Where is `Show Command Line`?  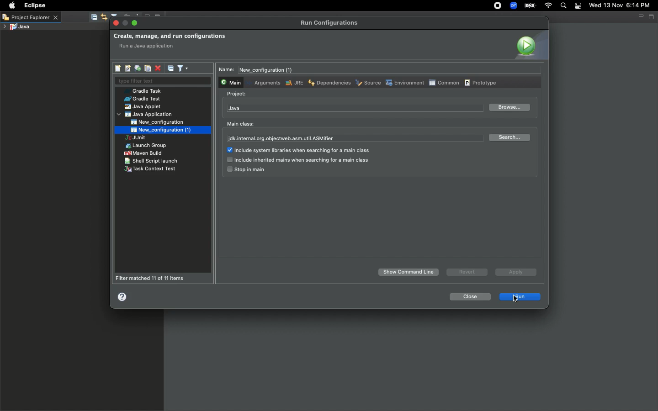
Show Command Line is located at coordinates (409, 272).